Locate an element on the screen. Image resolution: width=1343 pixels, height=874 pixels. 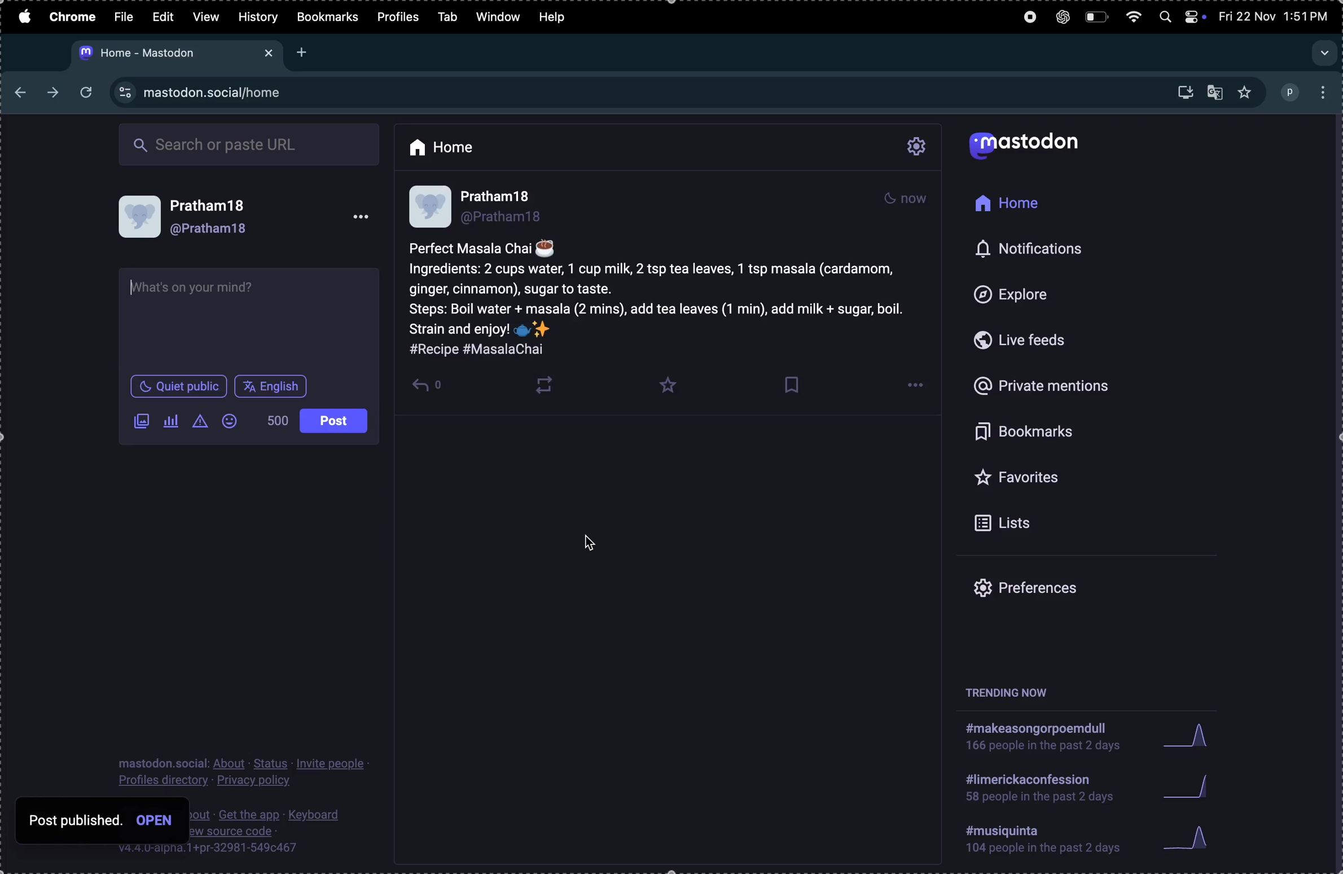
 is located at coordinates (155, 819).